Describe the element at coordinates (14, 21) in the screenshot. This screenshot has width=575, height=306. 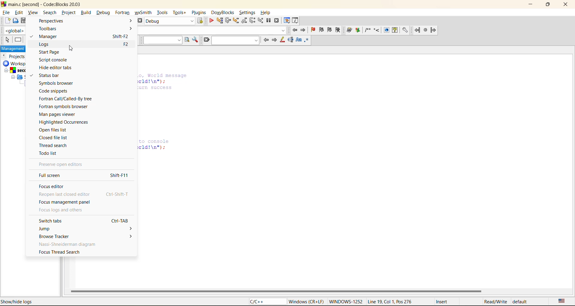
I see `open` at that location.